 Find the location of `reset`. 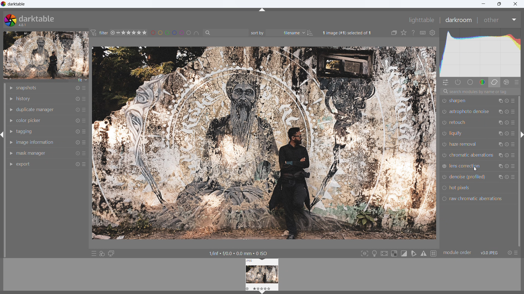

reset is located at coordinates (78, 154).